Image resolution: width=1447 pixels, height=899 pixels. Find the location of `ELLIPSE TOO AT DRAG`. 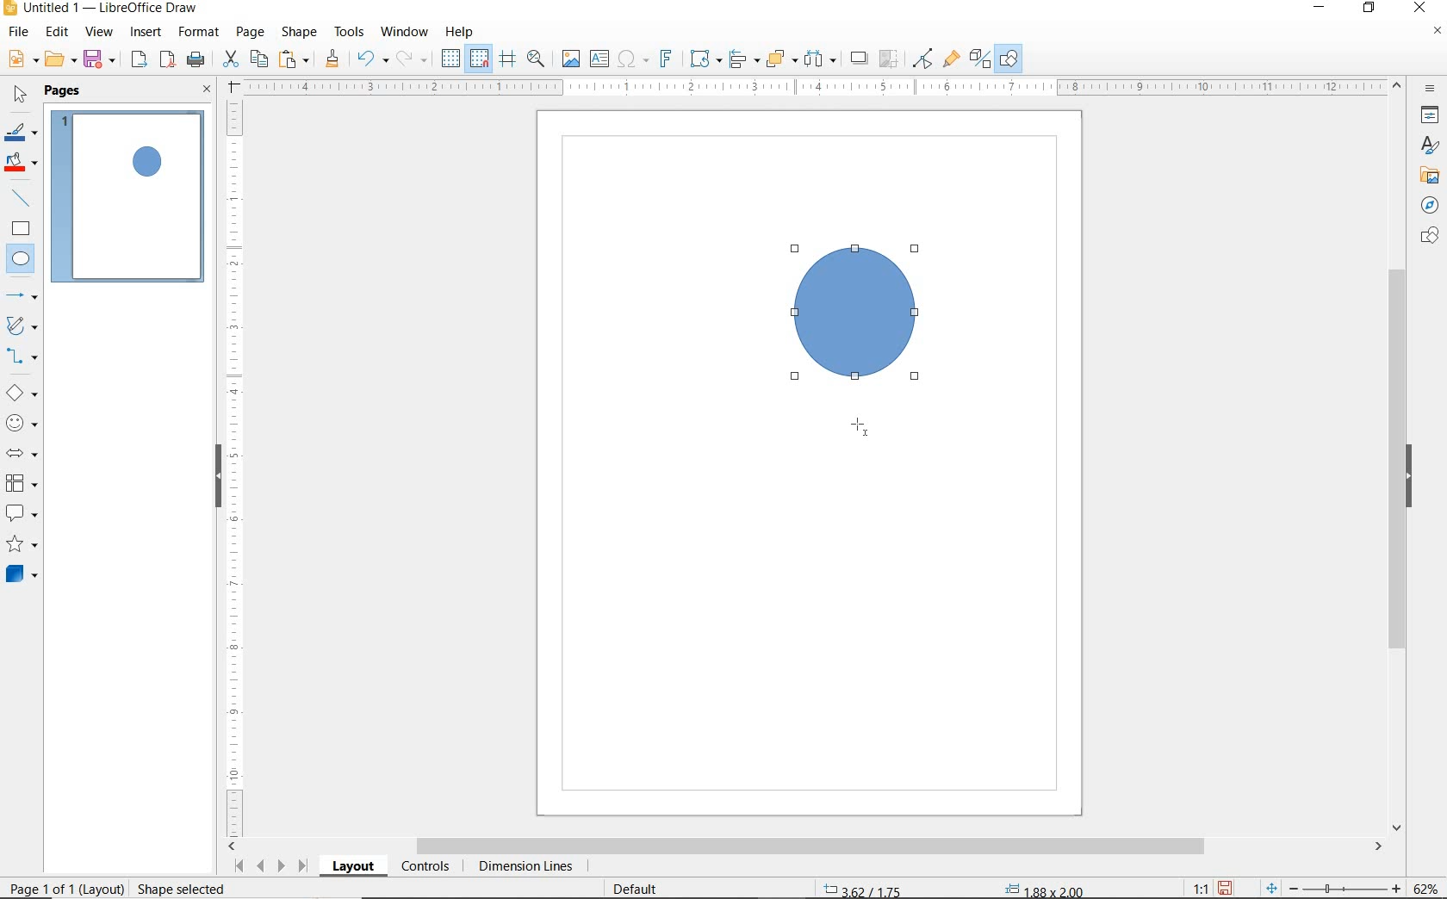

ELLIPSE TOO AT DRAG is located at coordinates (913, 251).